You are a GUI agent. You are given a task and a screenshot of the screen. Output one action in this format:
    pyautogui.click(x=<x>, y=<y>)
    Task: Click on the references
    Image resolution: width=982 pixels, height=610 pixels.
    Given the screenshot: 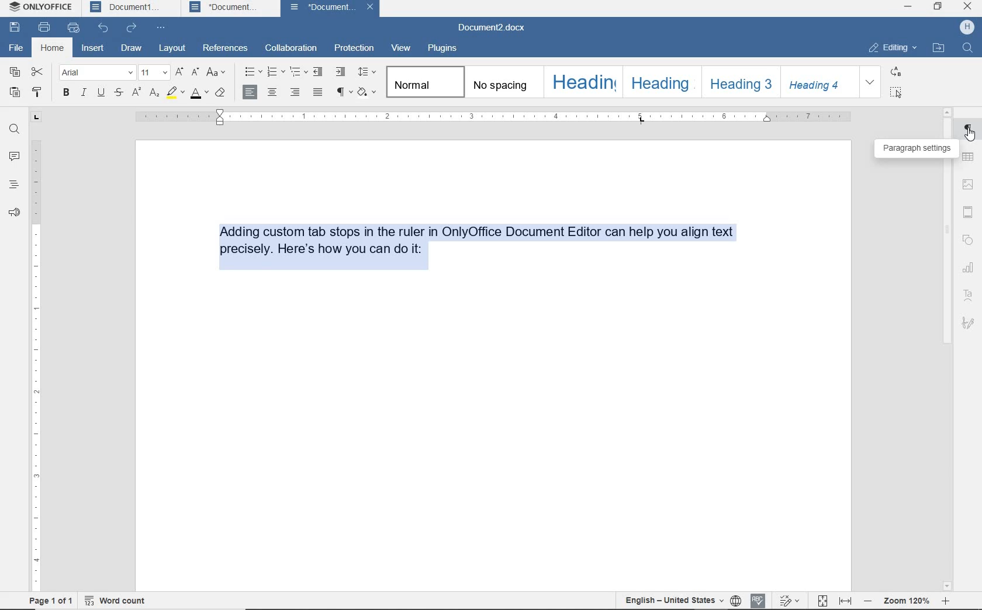 What is the action you would take?
    pyautogui.click(x=226, y=48)
    